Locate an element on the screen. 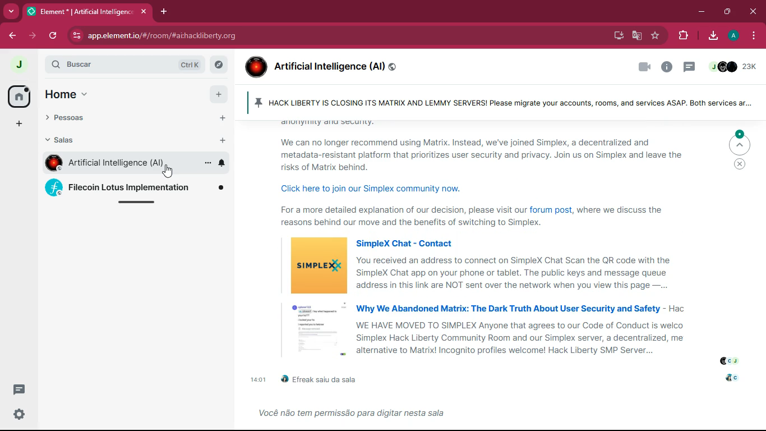 The width and height of the screenshot is (766, 431). up is located at coordinates (739, 143).